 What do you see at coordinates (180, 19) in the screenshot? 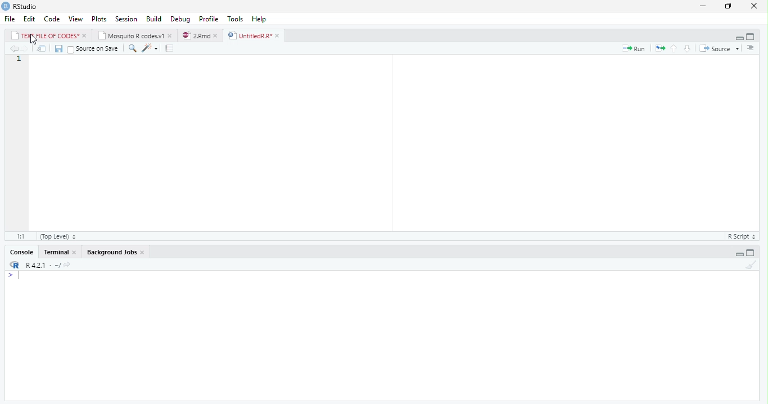
I see `Debug` at bounding box center [180, 19].